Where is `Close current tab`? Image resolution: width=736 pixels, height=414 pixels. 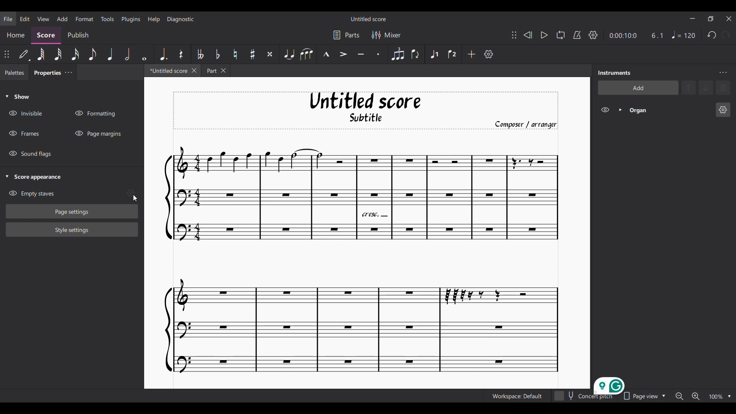 Close current tab is located at coordinates (194, 70).